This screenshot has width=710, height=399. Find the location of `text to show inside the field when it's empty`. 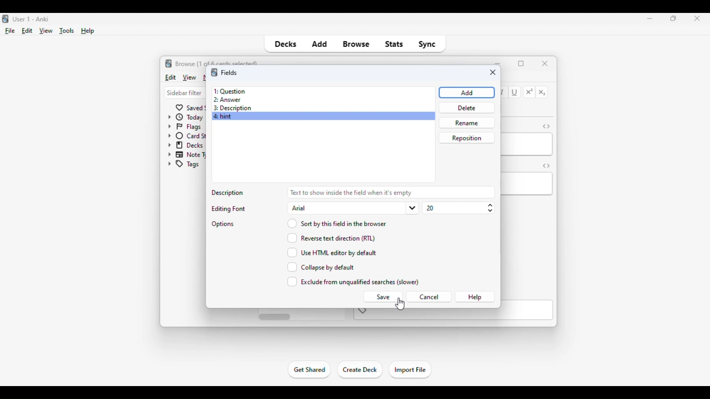

text to show inside the field when it's empty is located at coordinates (391, 192).